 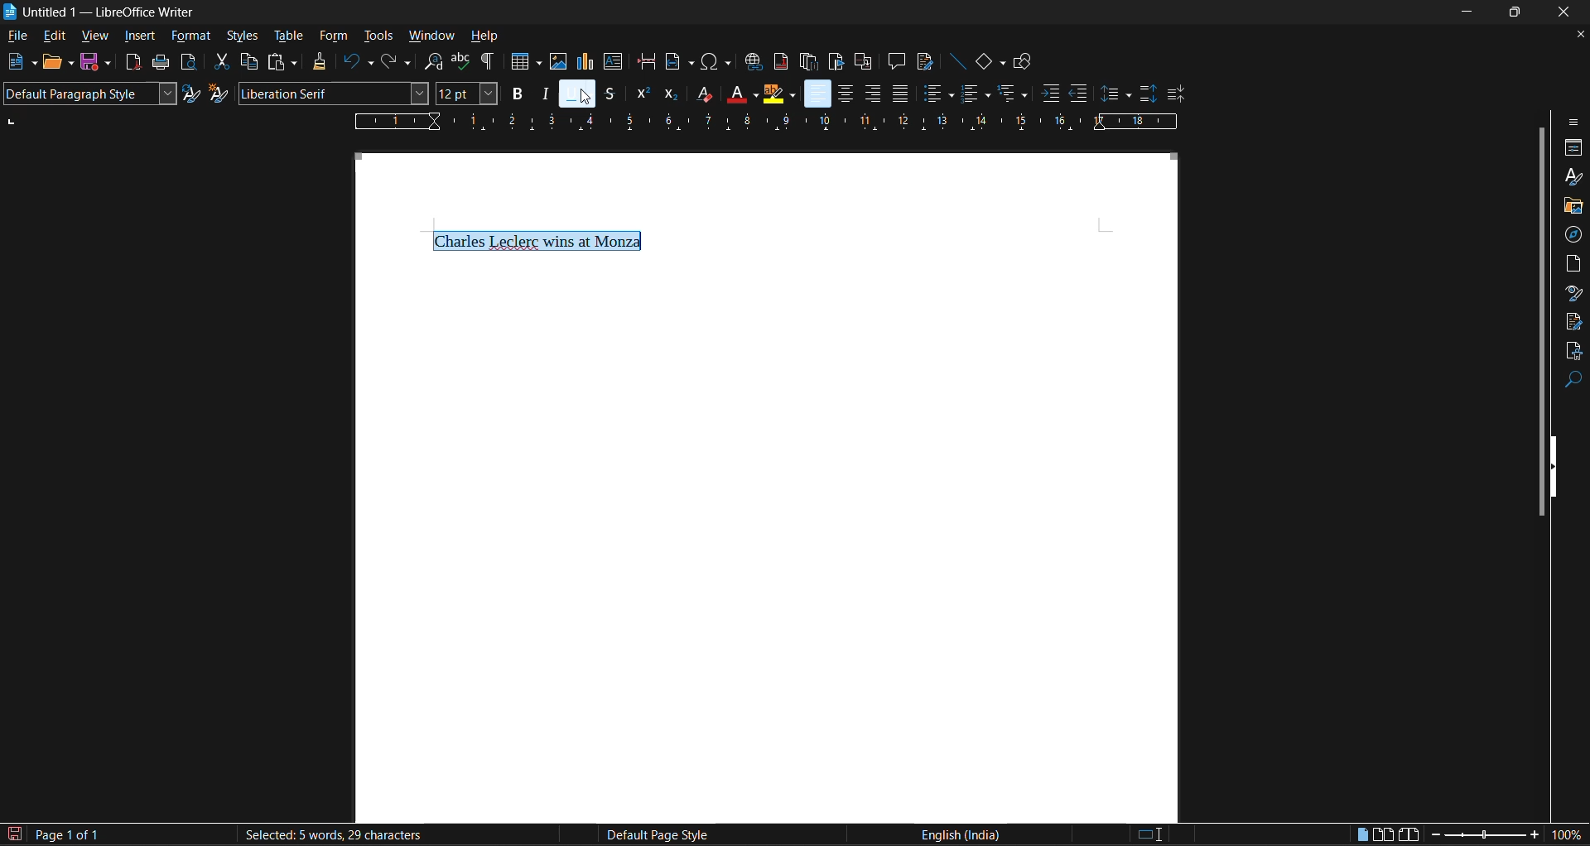 What do you see at coordinates (1409, 836) in the screenshot?
I see `book view` at bounding box center [1409, 836].